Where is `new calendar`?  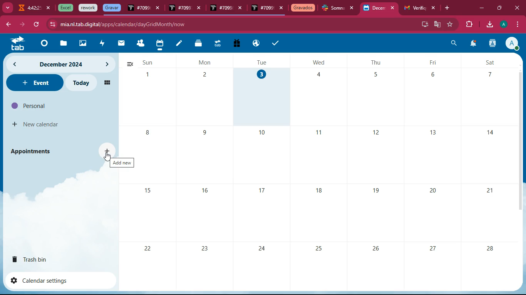 new calendar is located at coordinates (36, 124).